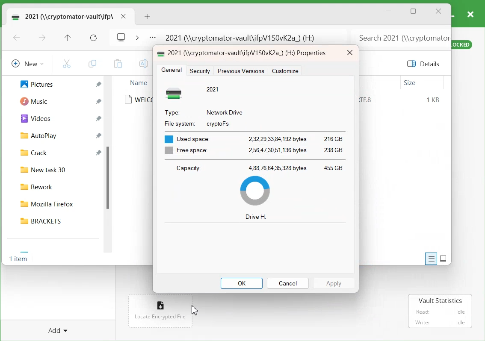  What do you see at coordinates (34, 135) in the screenshot?
I see `AutoPlay` at bounding box center [34, 135].